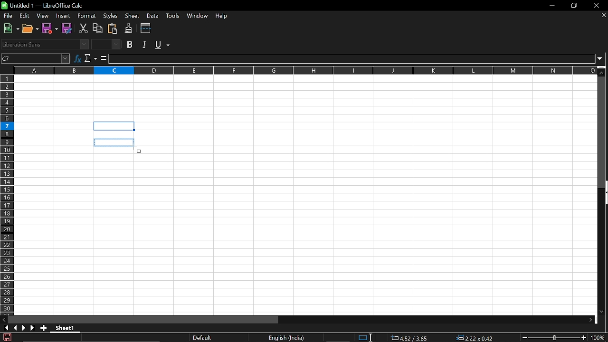 The height and width of the screenshot is (342, 608). I want to click on Format, so click(85, 16).